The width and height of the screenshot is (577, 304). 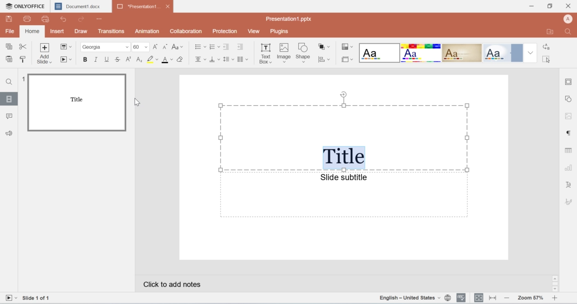 I want to click on comments, so click(x=10, y=116).